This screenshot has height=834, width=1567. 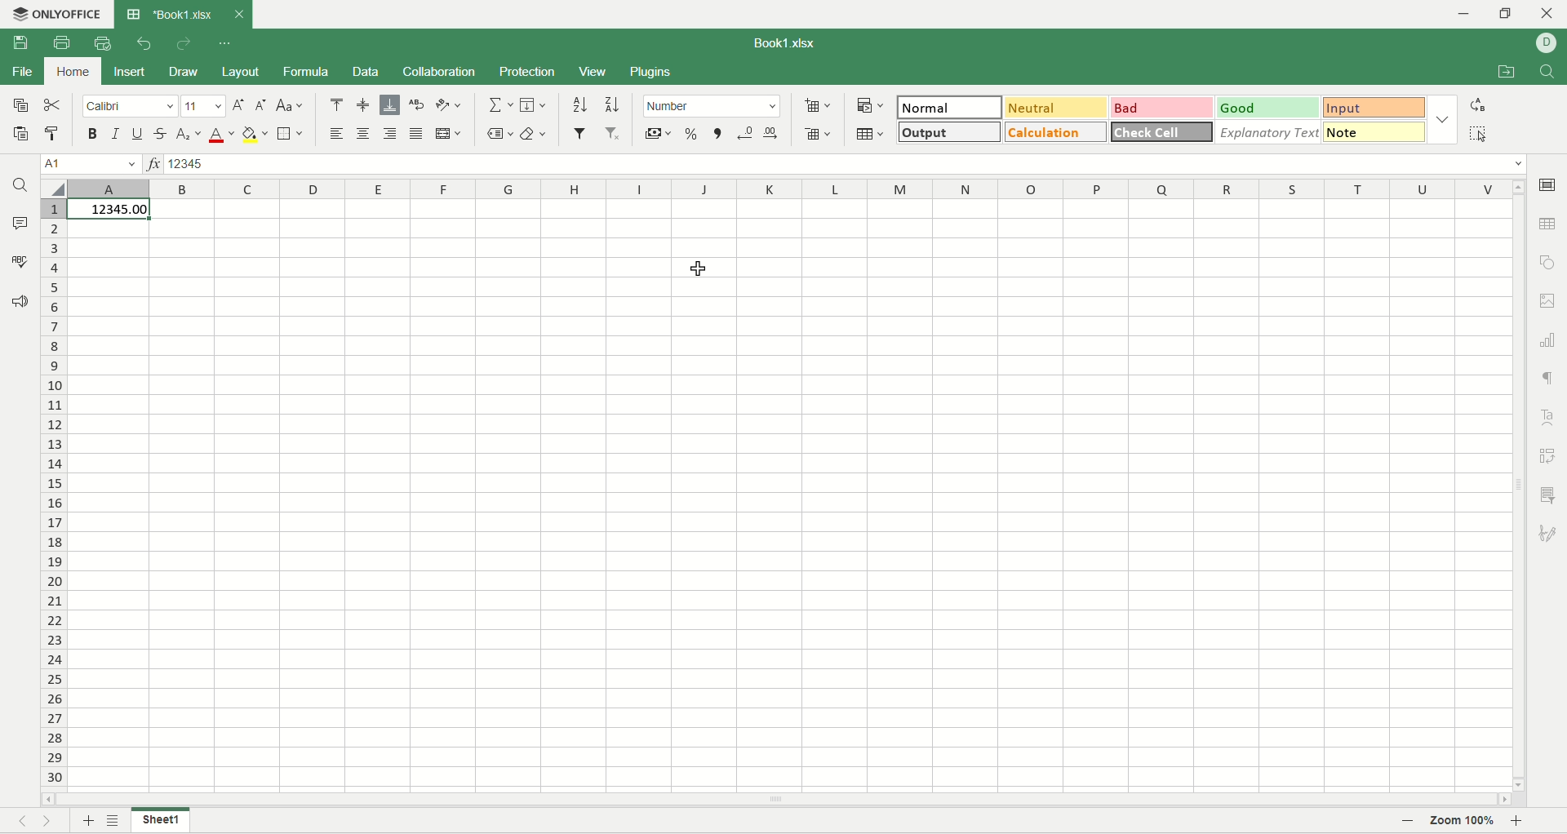 What do you see at coordinates (581, 105) in the screenshot?
I see `sort ascending` at bounding box center [581, 105].